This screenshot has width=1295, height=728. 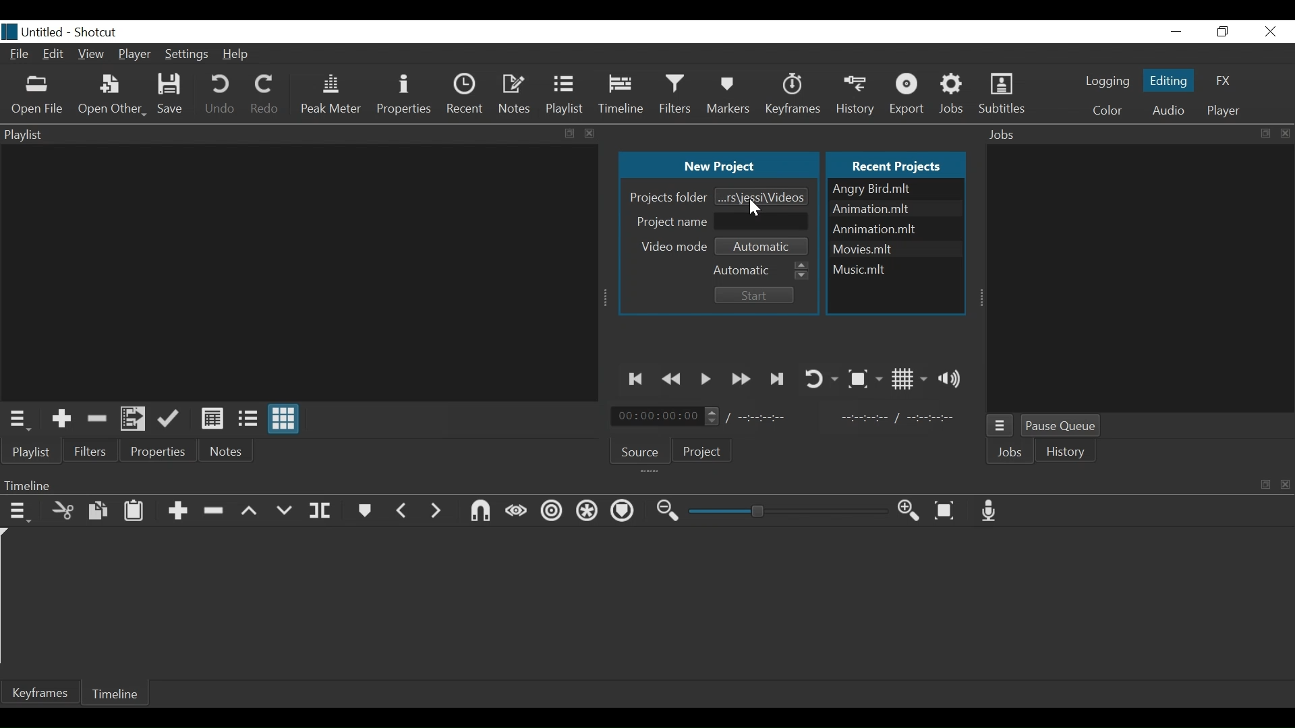 I want to click on Toggle player looping, so click(x=820, y=377).